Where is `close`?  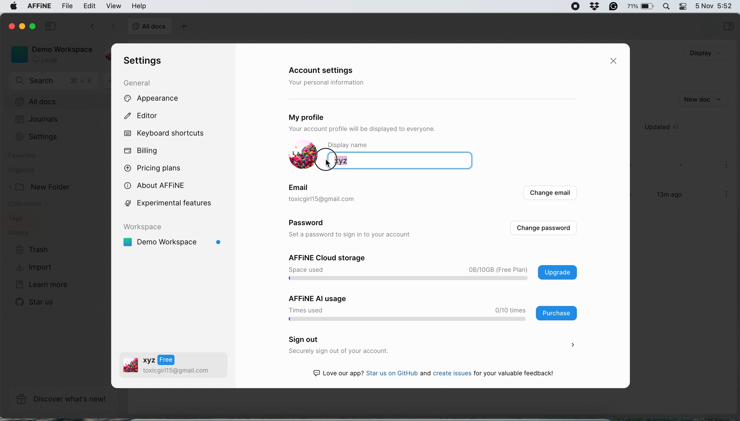
close is located at coordinates (616, 61).